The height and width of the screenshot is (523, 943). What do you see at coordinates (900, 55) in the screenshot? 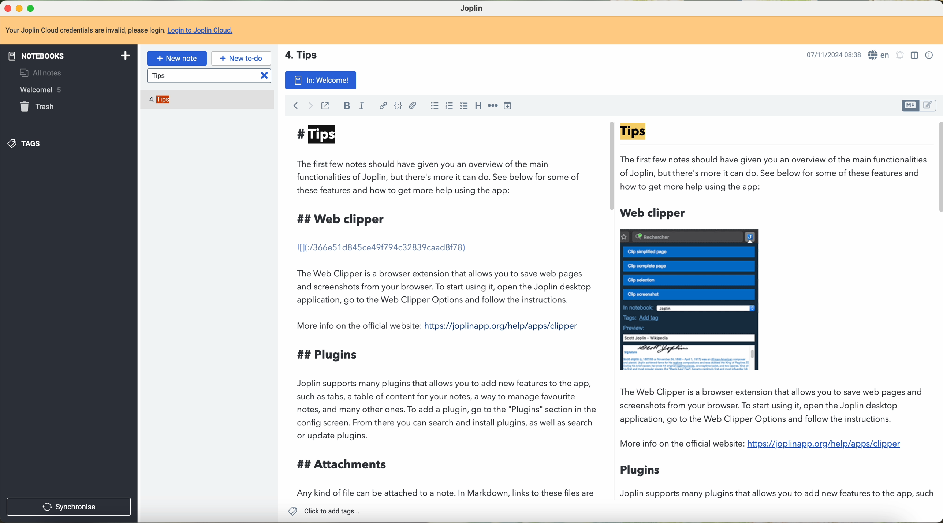
I see `set alarm` at bounding box center [900, 55].